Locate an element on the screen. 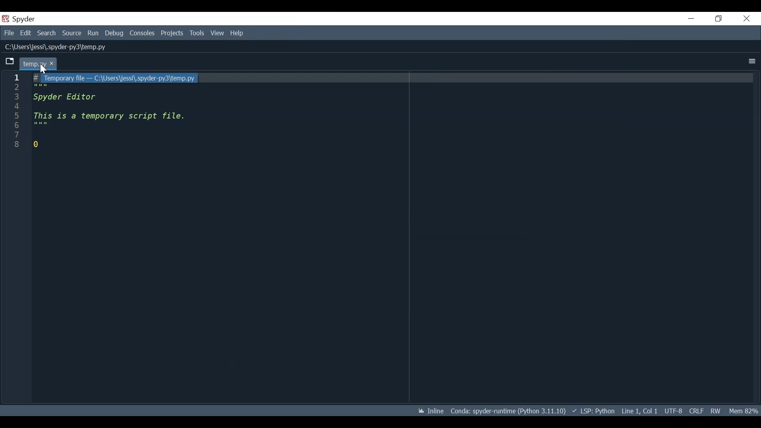  Current tab is located at coordinates (9, 61).